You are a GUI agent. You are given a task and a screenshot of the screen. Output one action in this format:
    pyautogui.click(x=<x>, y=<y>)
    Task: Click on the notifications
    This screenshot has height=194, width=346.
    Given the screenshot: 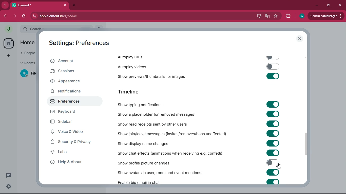 What is the action you would take?
    pyautogui.click(x=71, y=92)
    